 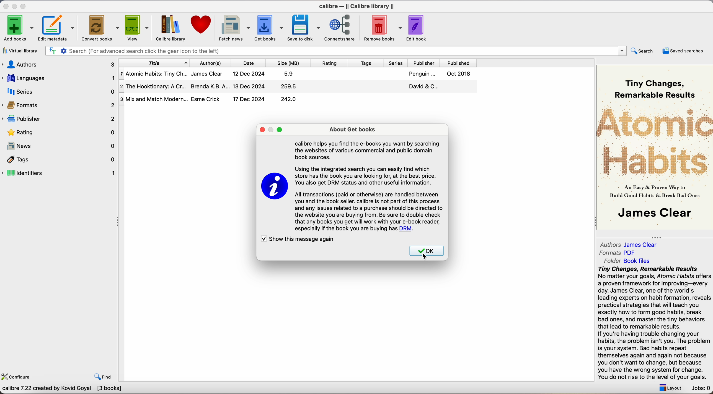 What do you see at coordinates (153, 99) in the screenshot?
I see `Mix and Match Modern...` at bounding box center [153, 99].